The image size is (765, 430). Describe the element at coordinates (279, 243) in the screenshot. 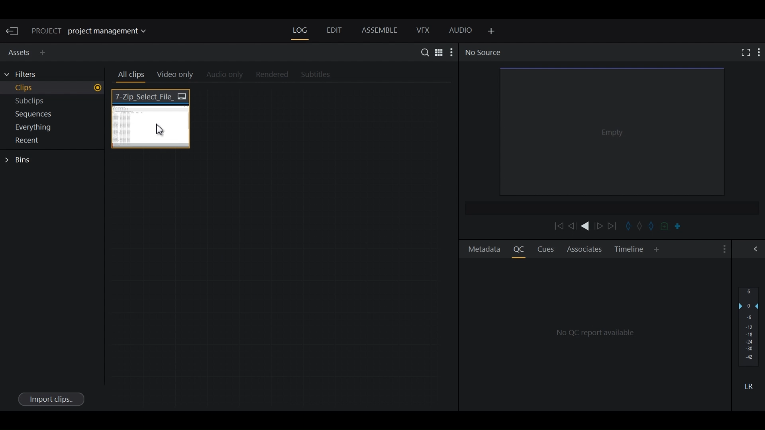

I see `Clips Thumbnail` at that location.